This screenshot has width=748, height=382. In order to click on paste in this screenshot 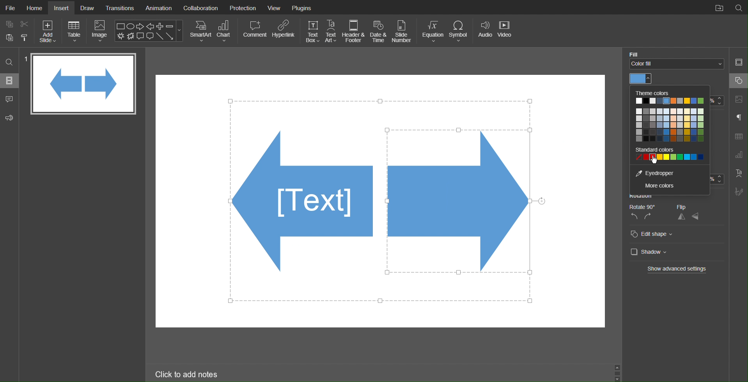, I will do `click(9, 38)`.